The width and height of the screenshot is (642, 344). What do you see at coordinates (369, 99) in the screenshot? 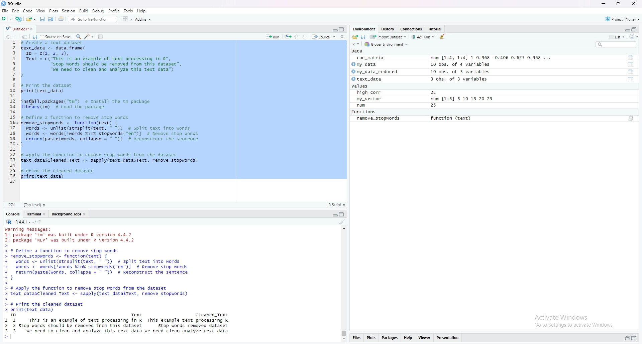
I see `my_vector` at bounding box center [369, 99].